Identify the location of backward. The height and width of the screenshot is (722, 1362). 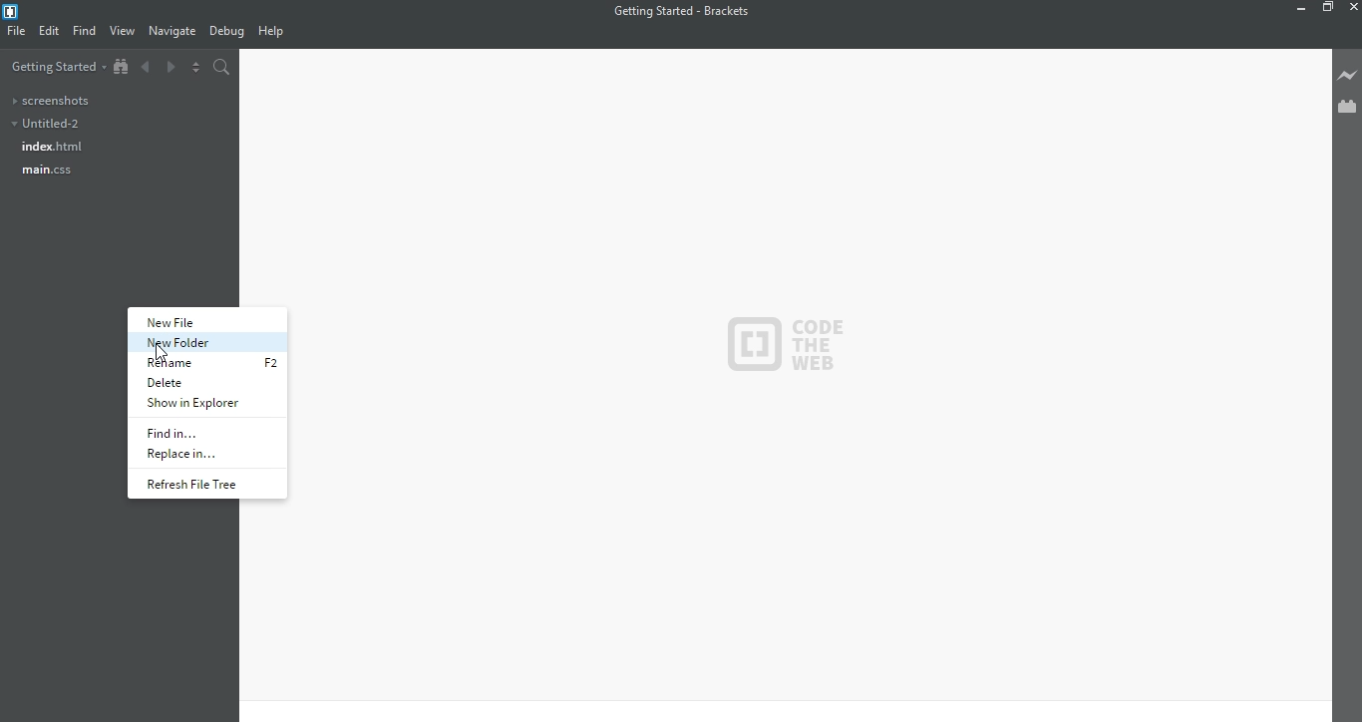
(146, 68).